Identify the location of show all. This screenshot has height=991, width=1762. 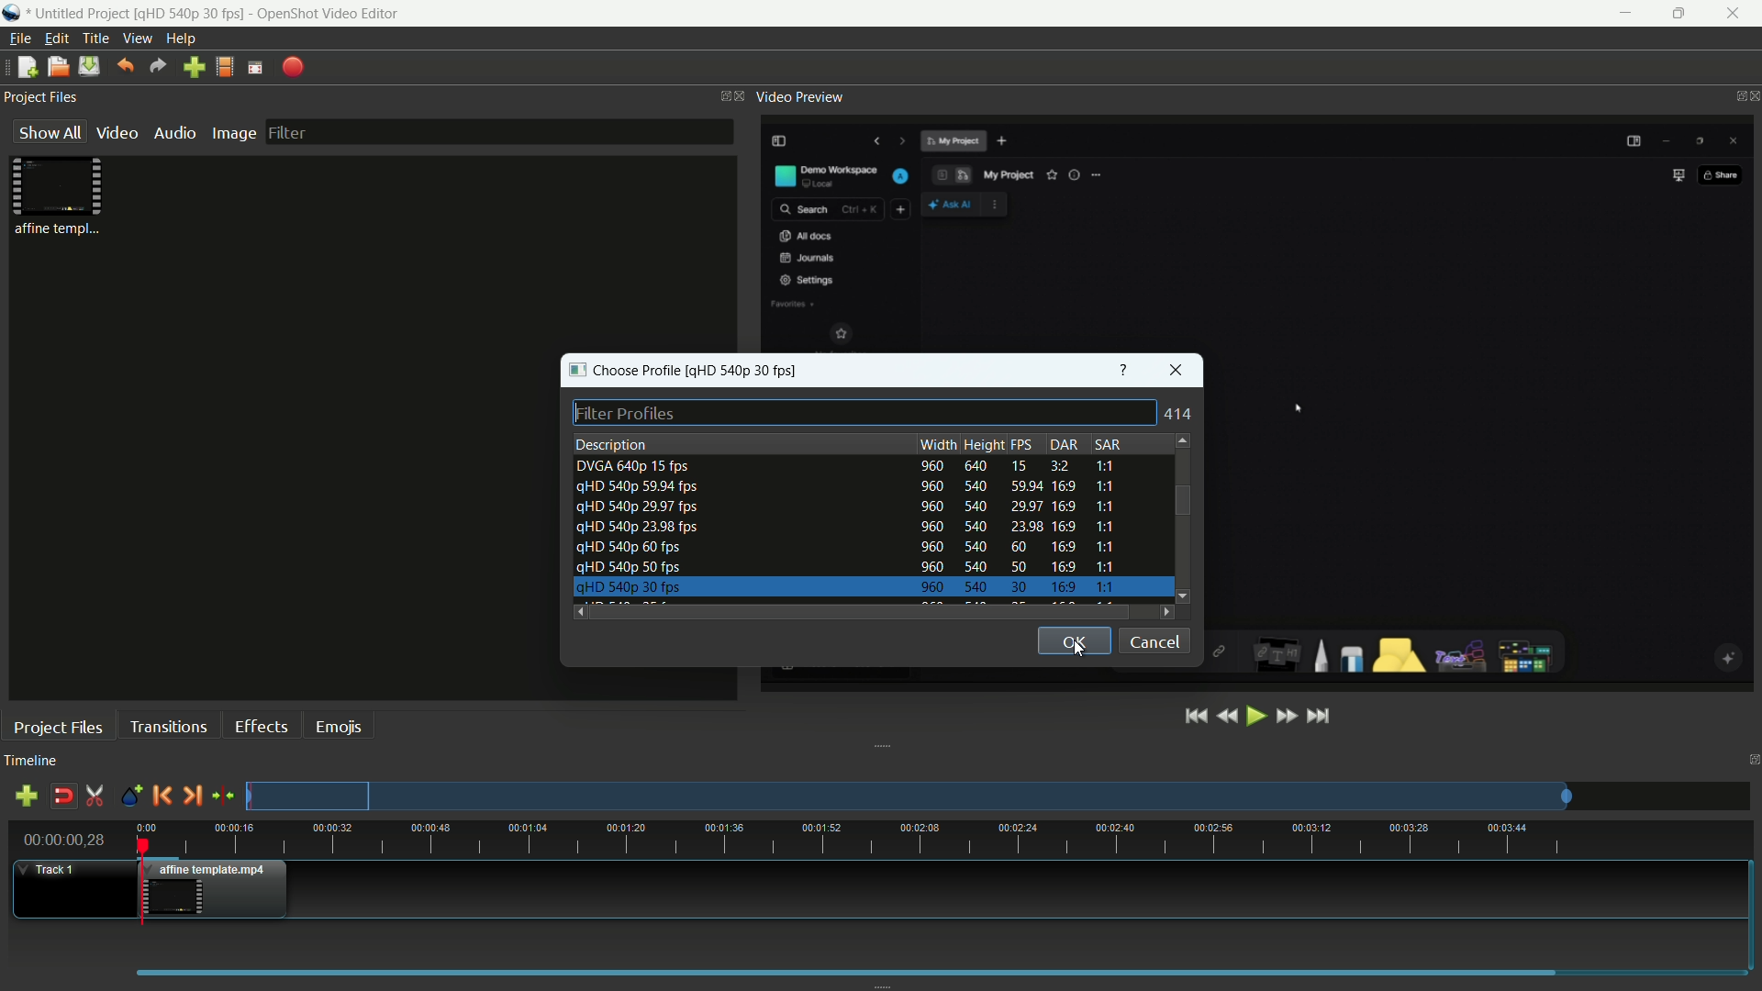
(50, 131).